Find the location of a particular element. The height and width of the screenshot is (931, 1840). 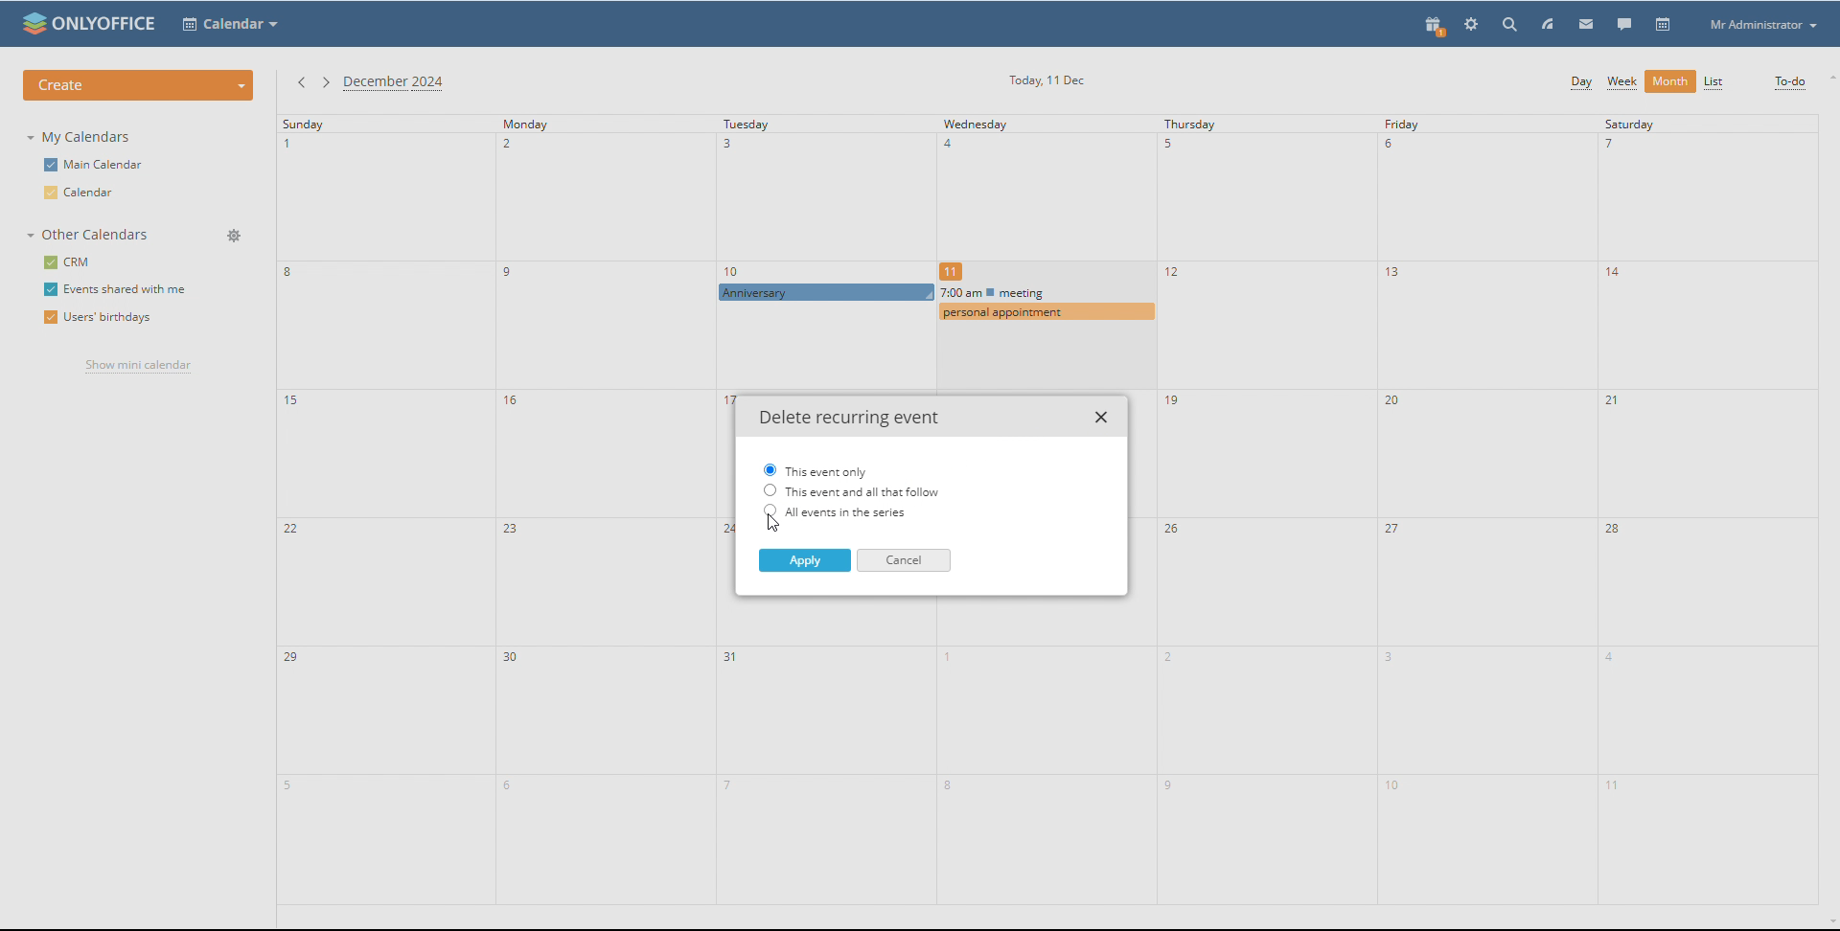

saturday is located at coordinates (1708, 509).